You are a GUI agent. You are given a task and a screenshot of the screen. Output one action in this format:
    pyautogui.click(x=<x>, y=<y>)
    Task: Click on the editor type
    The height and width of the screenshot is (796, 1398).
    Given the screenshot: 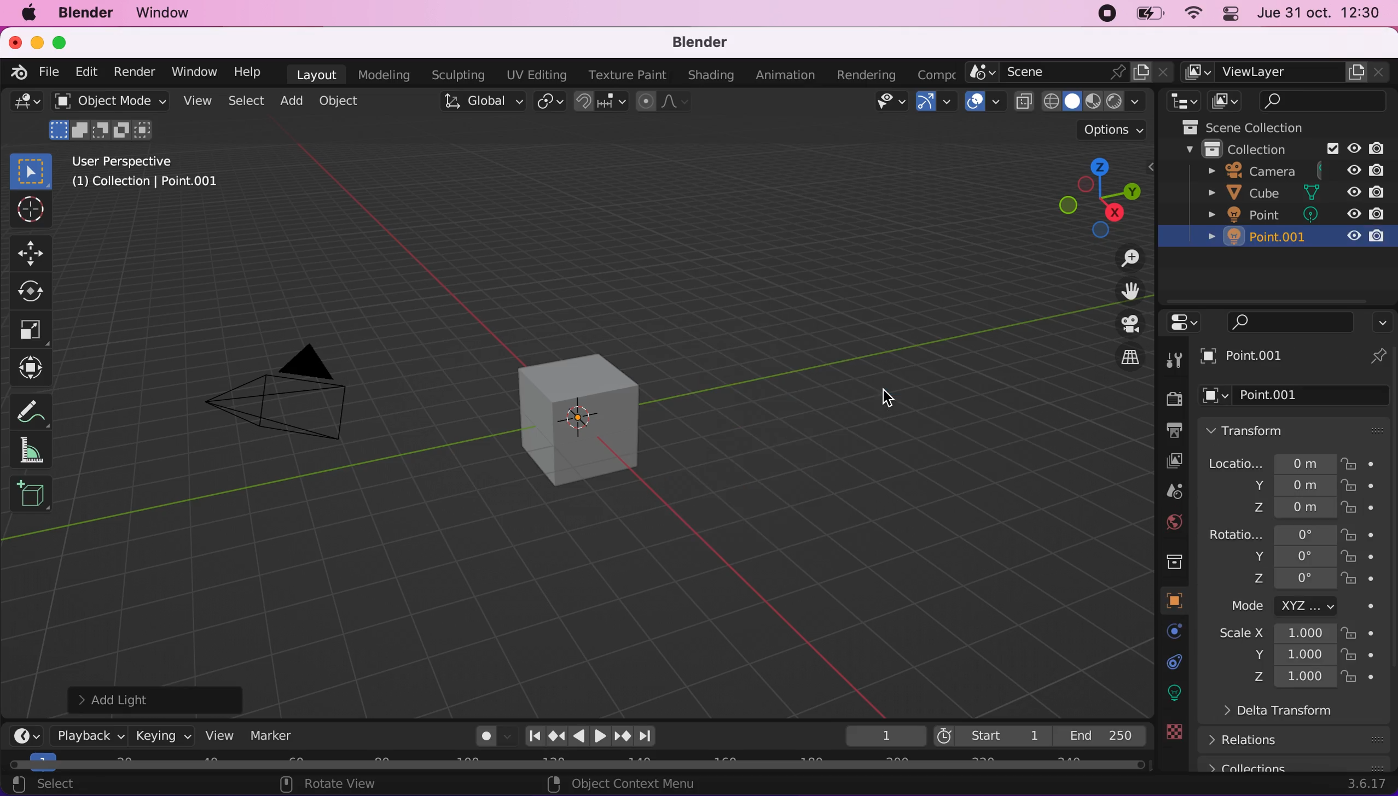 What is the action you would take?
    pyautogui.click(x=1186, y=320)
    